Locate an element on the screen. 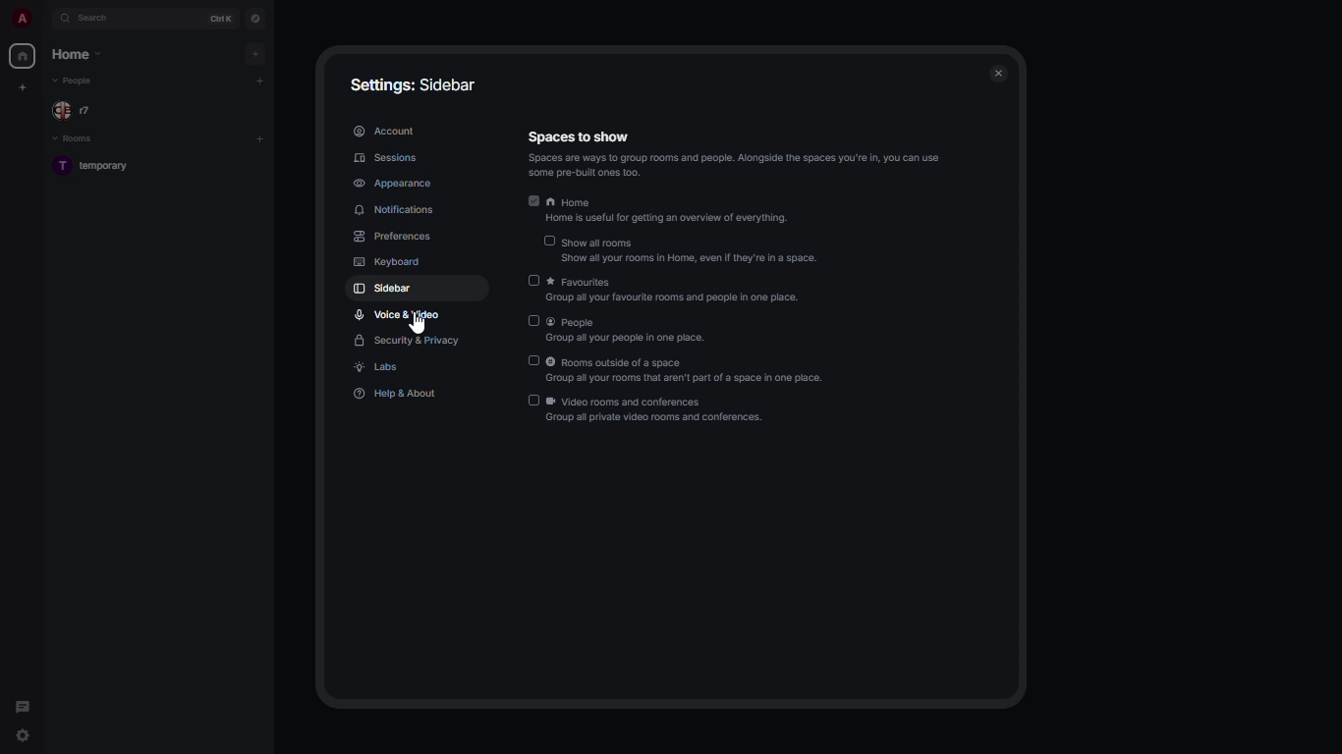 The width and height of the screenshot is (1342, 754). quick settings is located at coordinates (73, 736).